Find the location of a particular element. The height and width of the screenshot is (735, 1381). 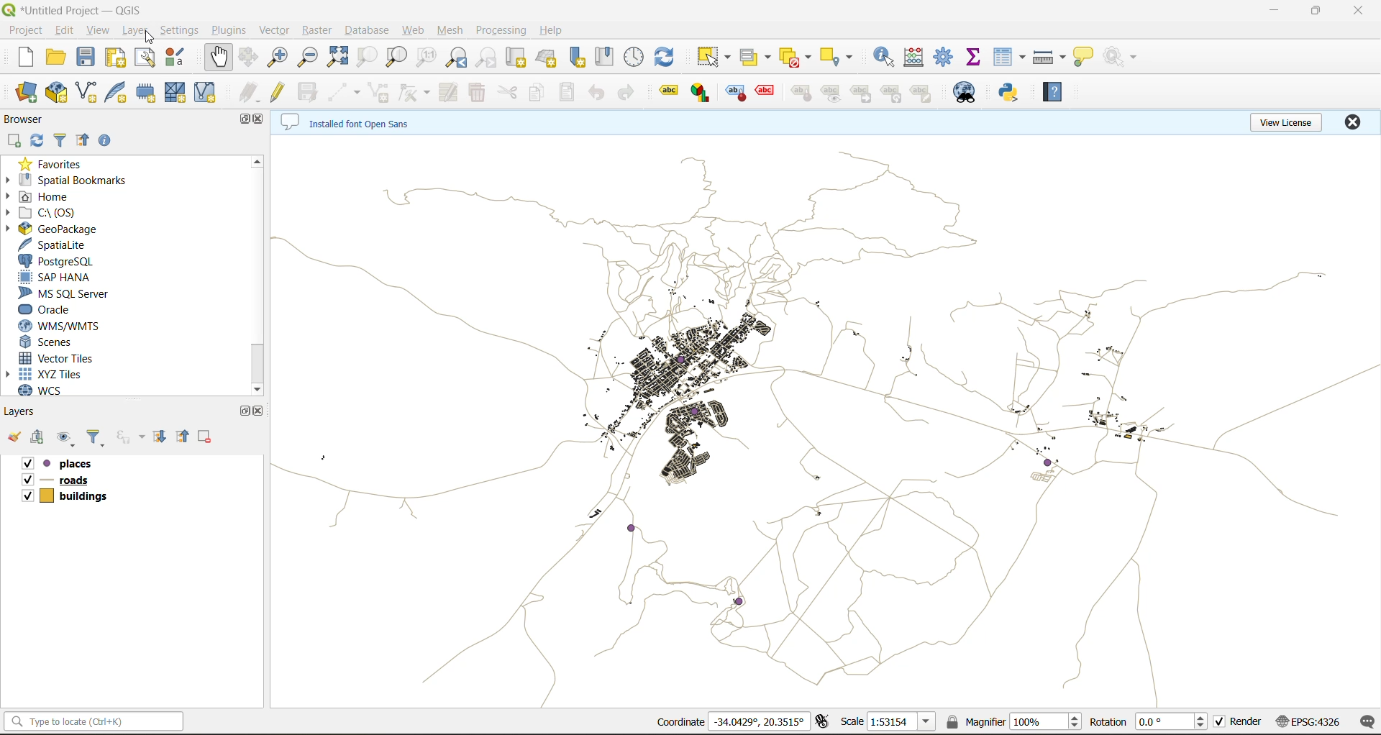

xyz tiles is located at coordinates (58, 375).